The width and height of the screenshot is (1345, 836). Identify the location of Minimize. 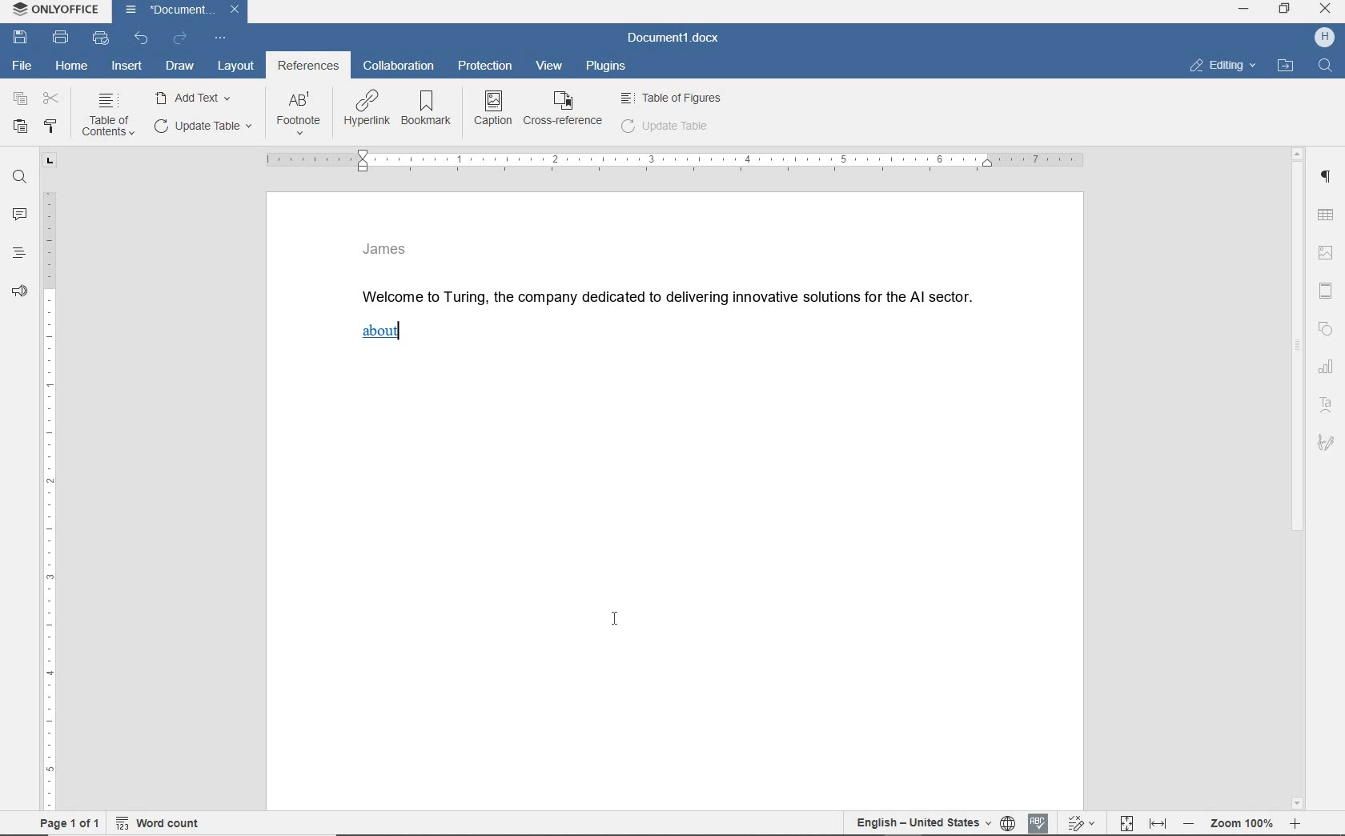
(1246, 13).